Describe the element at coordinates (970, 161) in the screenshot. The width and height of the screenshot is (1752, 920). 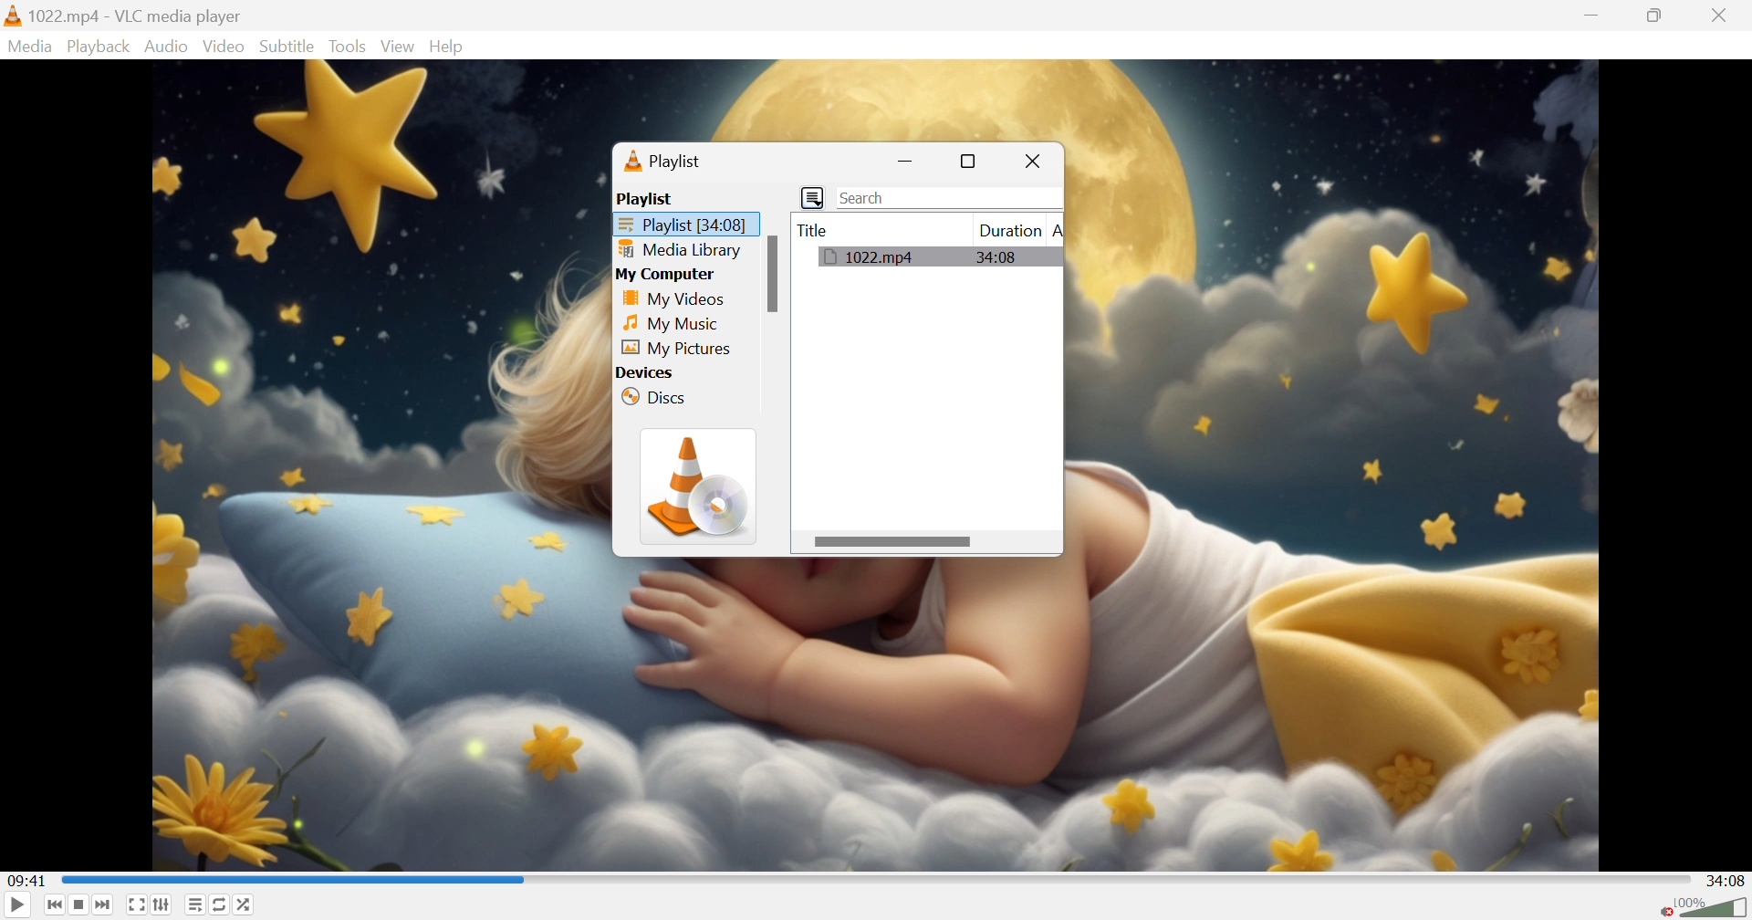
I see `Restore down` at that location.